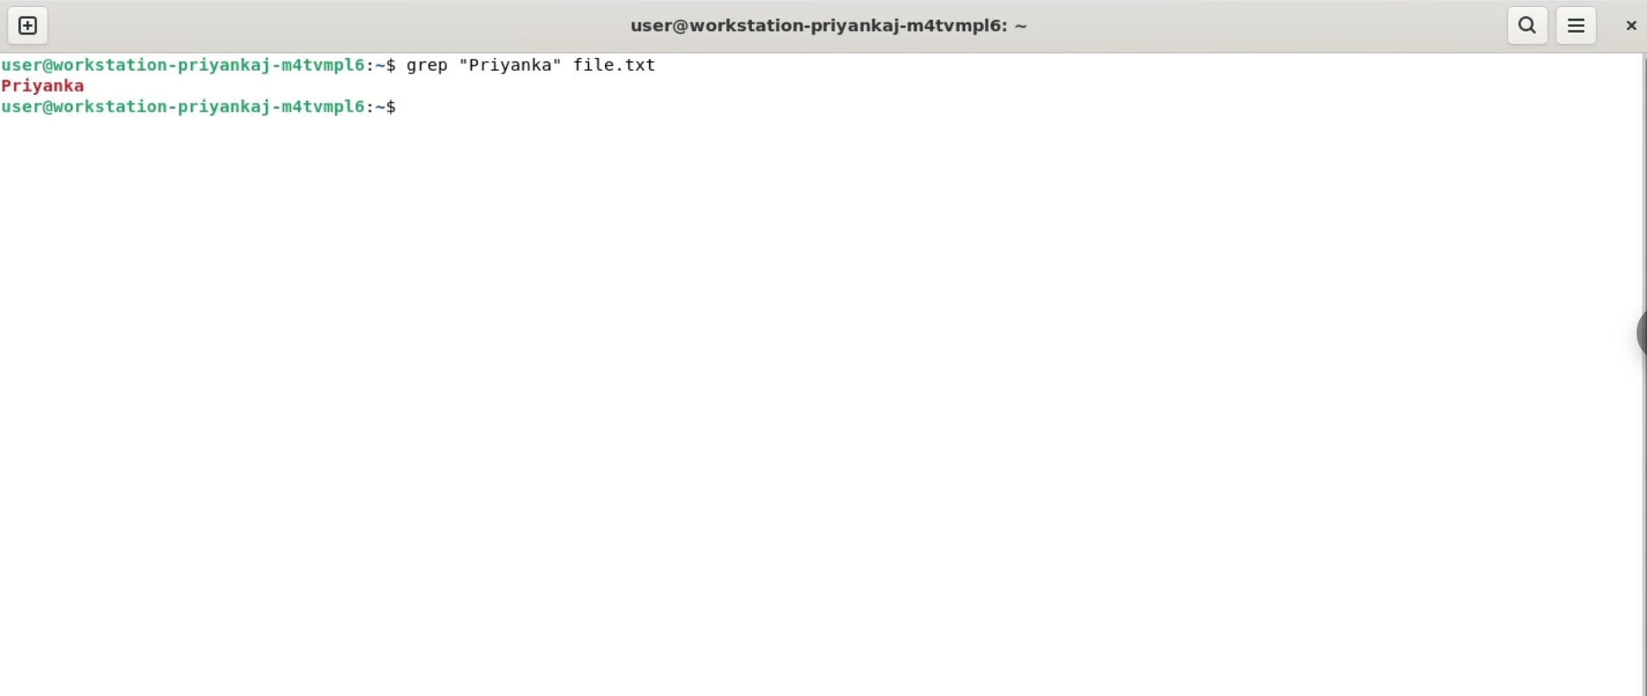 This screenshot has height=696, width=1647. Describe the element at coordinates (1010, 111) in the screenshot. I see `command input` at that location.